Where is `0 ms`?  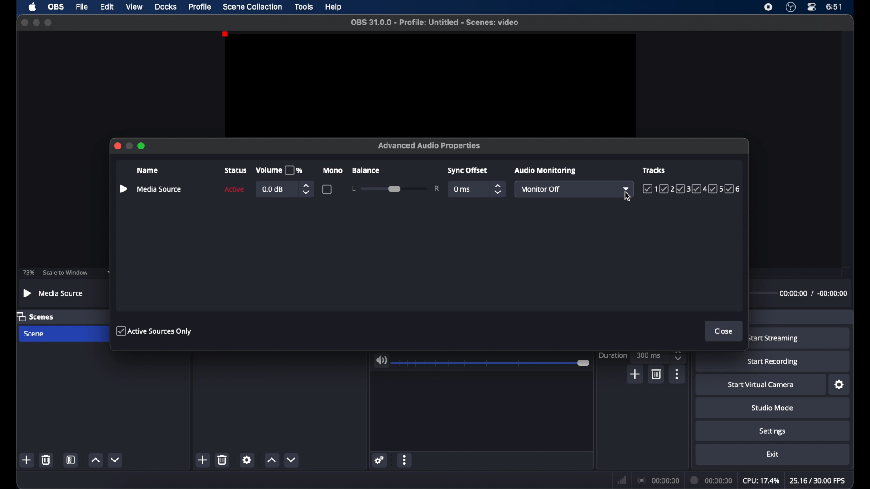
0 ms is located at coordinates (462, 190).